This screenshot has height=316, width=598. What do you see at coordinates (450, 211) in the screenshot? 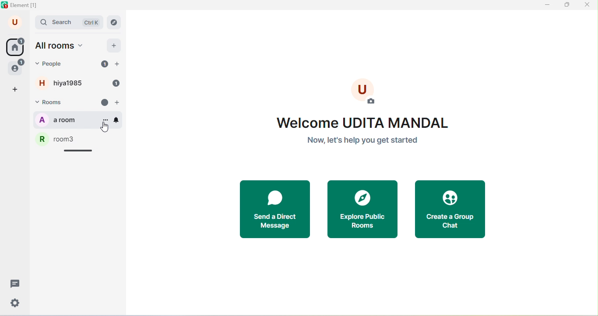
I see `create a group chat` at bounding box center [450, 211].